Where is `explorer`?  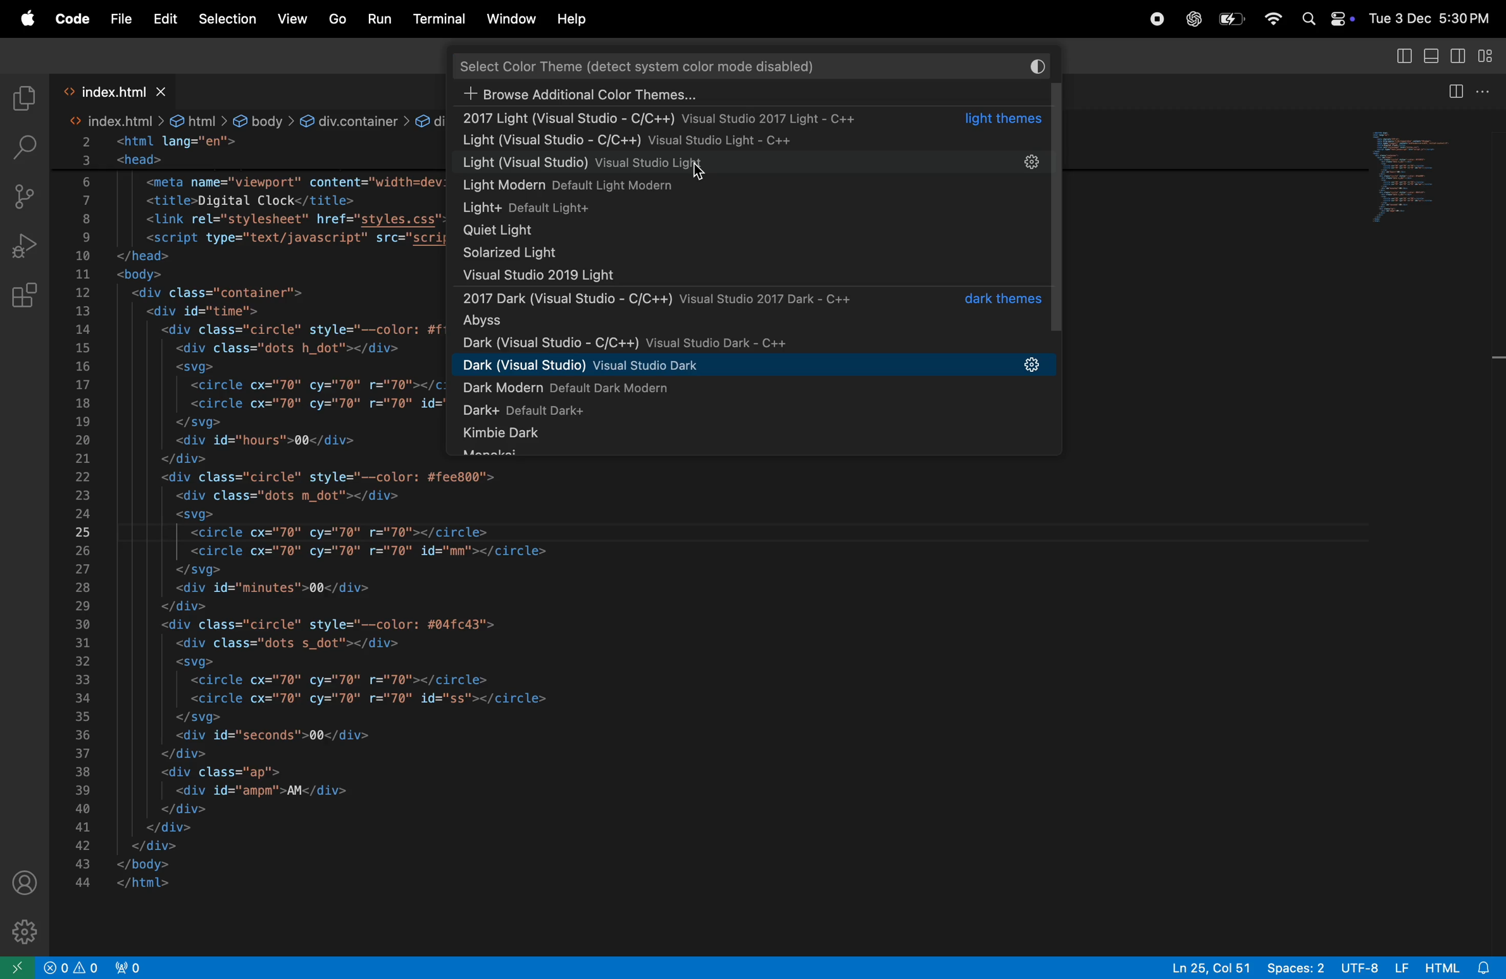
explorer is located at coordinates (22, 95).